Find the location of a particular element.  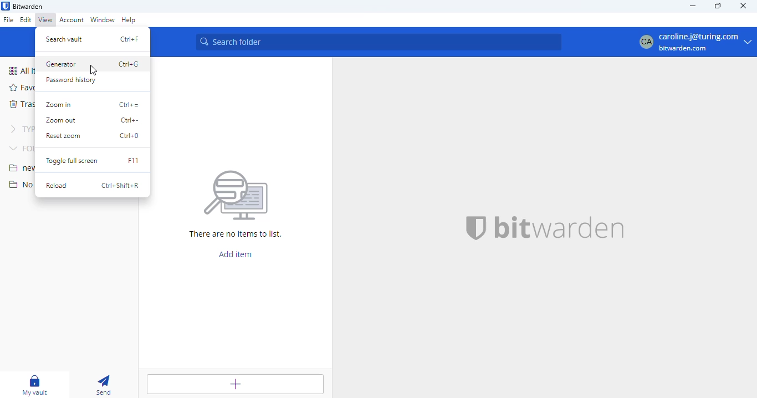

zoom out is located at coordinates (60, 120).